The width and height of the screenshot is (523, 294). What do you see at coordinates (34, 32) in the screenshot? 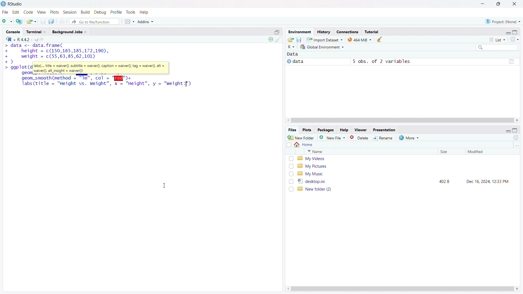
I see `terminal` at bounding box center [34, 32].